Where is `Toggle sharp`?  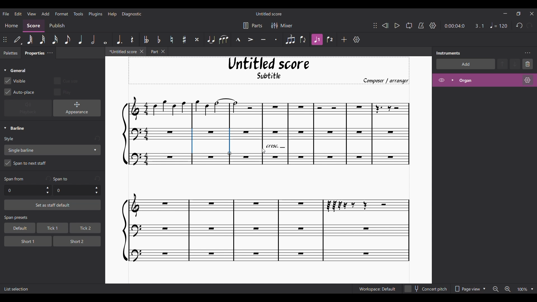 Toggle sharp is located at coordinates (185, 40).